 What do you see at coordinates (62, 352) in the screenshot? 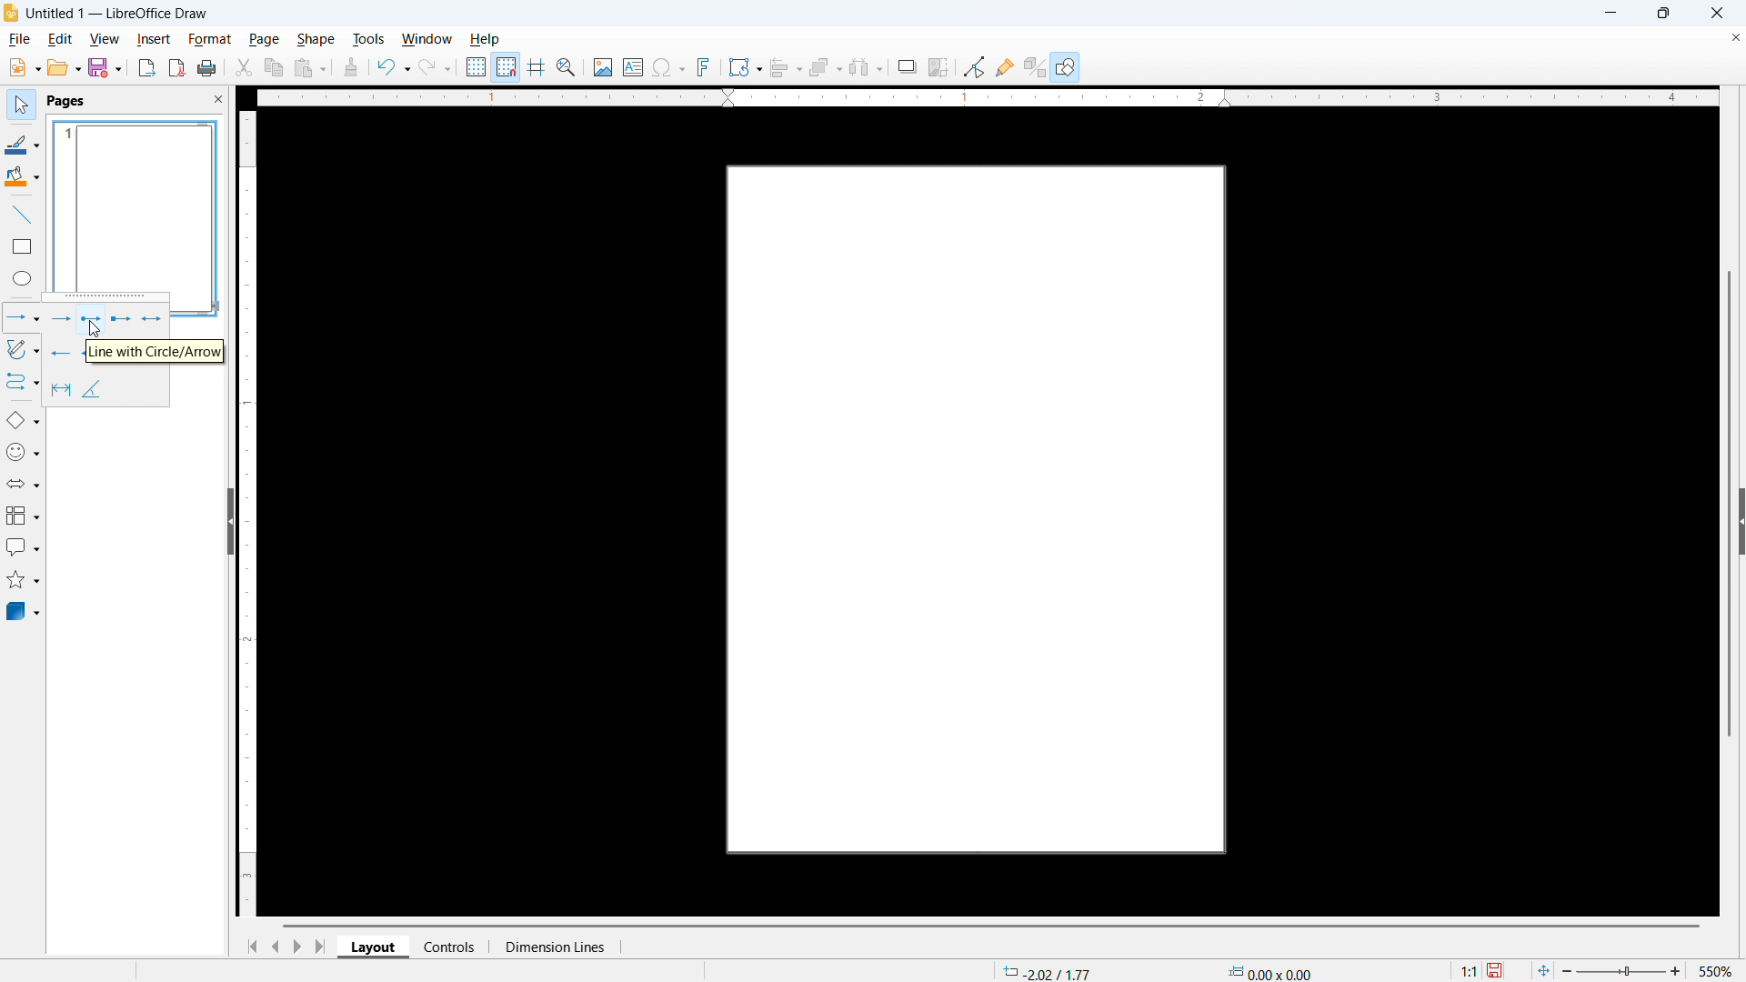
I see `Line starts with arrow ` at bounding box center [62, 352].